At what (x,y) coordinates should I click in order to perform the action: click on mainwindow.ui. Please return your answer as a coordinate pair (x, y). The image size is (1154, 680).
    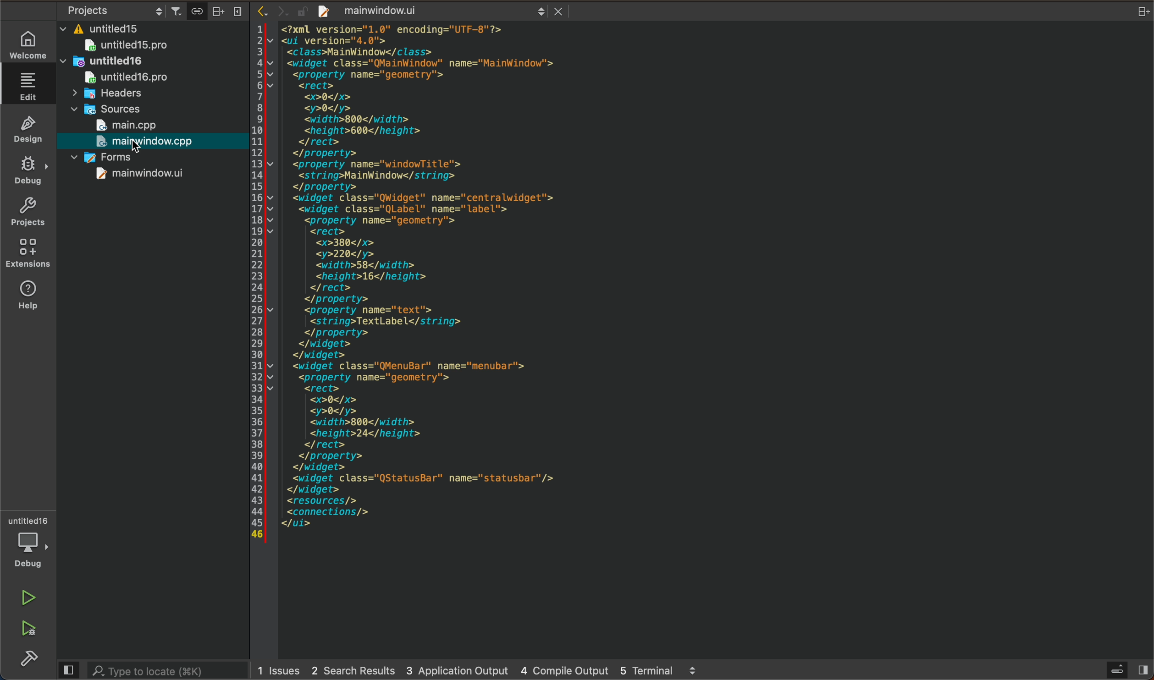
    Looking at the image, I should click on (444, 11).